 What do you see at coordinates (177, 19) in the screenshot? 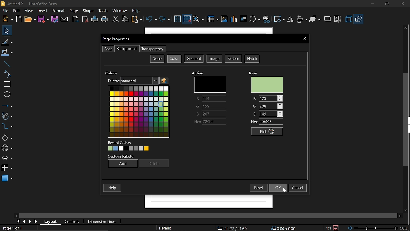
I see `grid` at bounding box center [177, 19].